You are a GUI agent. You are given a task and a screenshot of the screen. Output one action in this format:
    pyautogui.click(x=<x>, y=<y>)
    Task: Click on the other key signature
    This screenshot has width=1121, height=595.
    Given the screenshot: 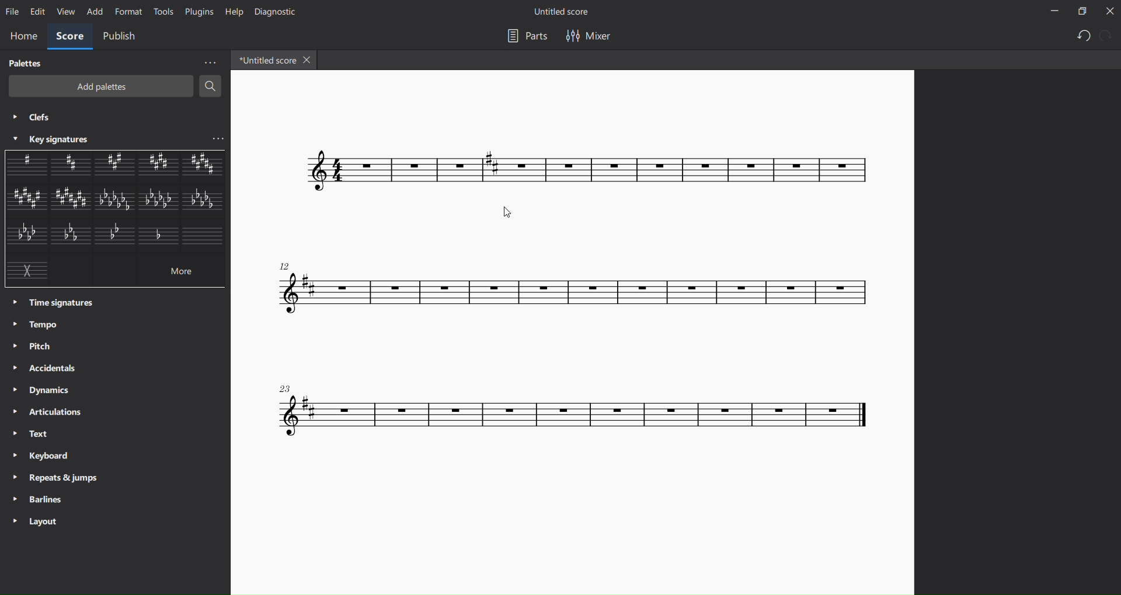 What is the action you would take?
    pyautogui.click(x=159, y=236)
    